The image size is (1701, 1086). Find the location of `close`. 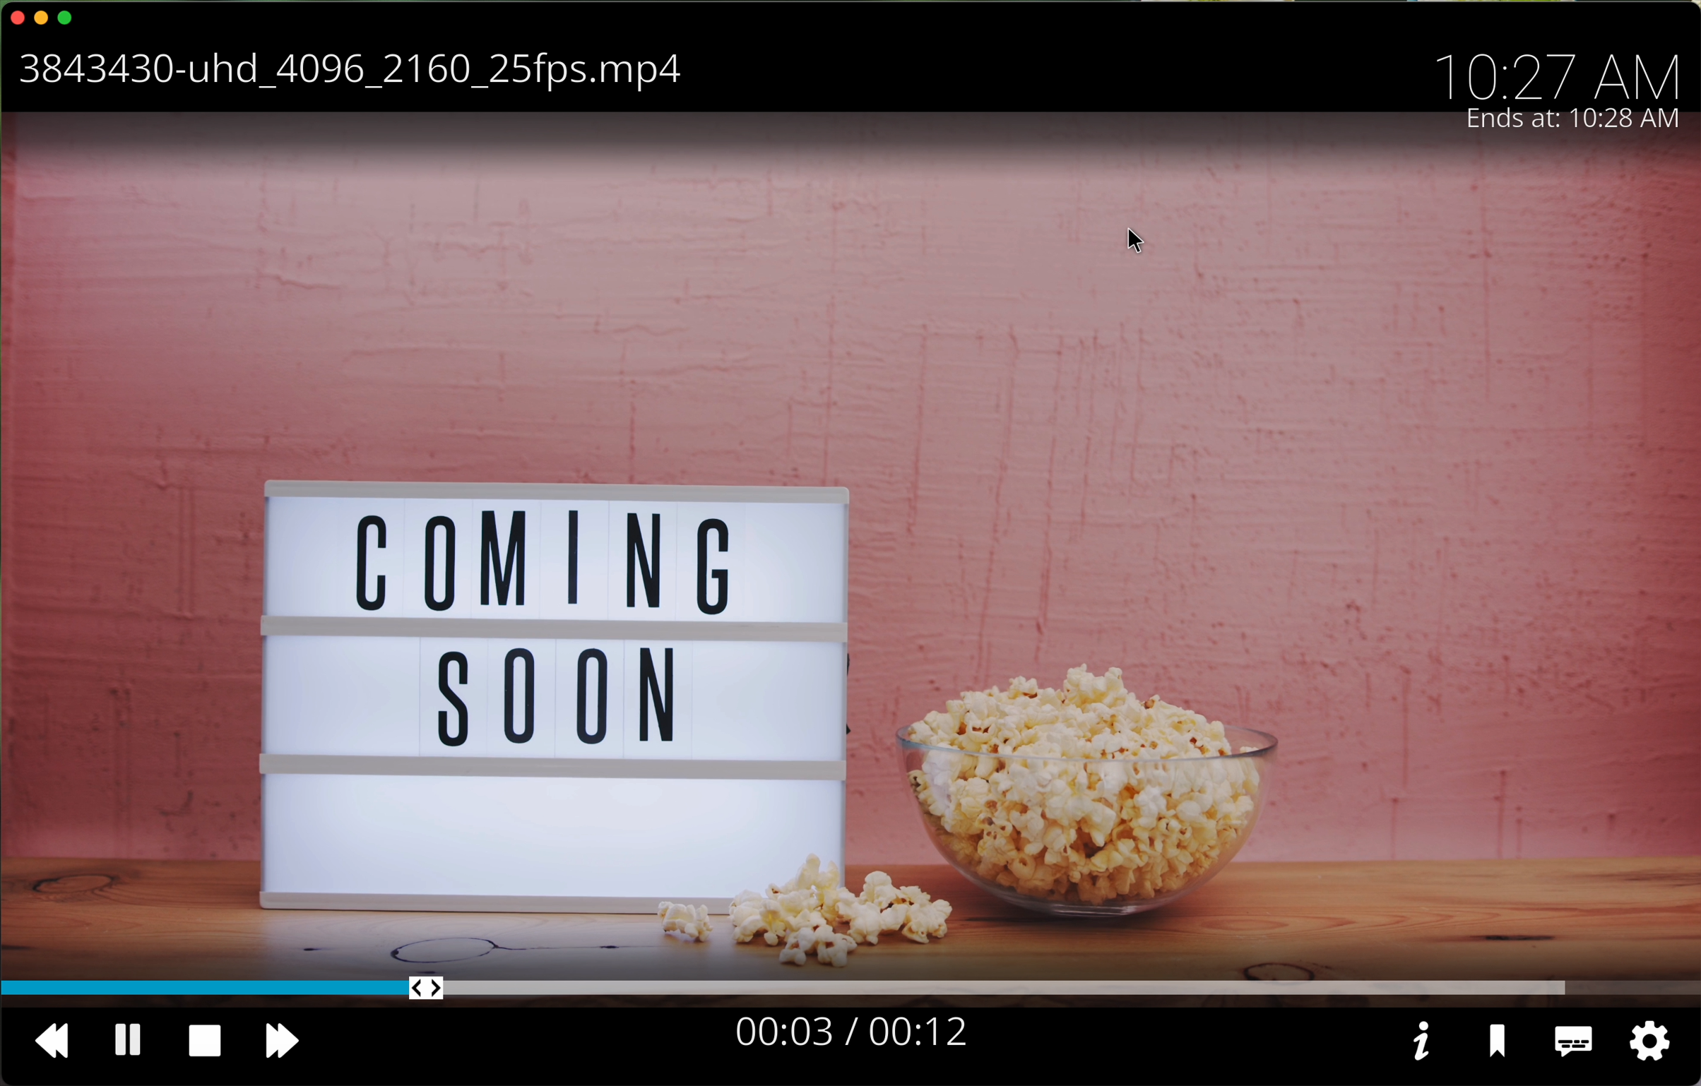

close is located at coordinates (16, 14).